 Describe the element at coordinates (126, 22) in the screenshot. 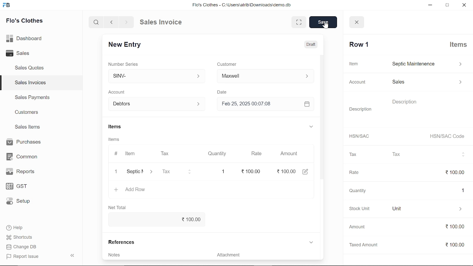

I see `next` at that location.